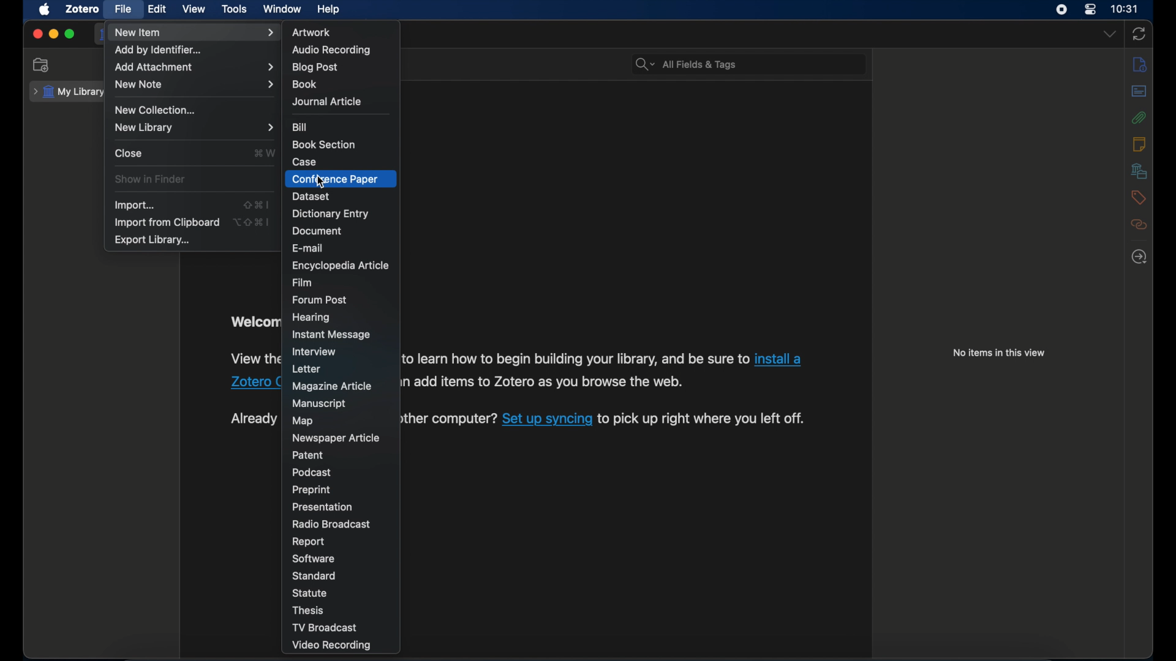  Describe the element at coordinates (331, 51) in the screenshot. I see `audio recording` at that location.